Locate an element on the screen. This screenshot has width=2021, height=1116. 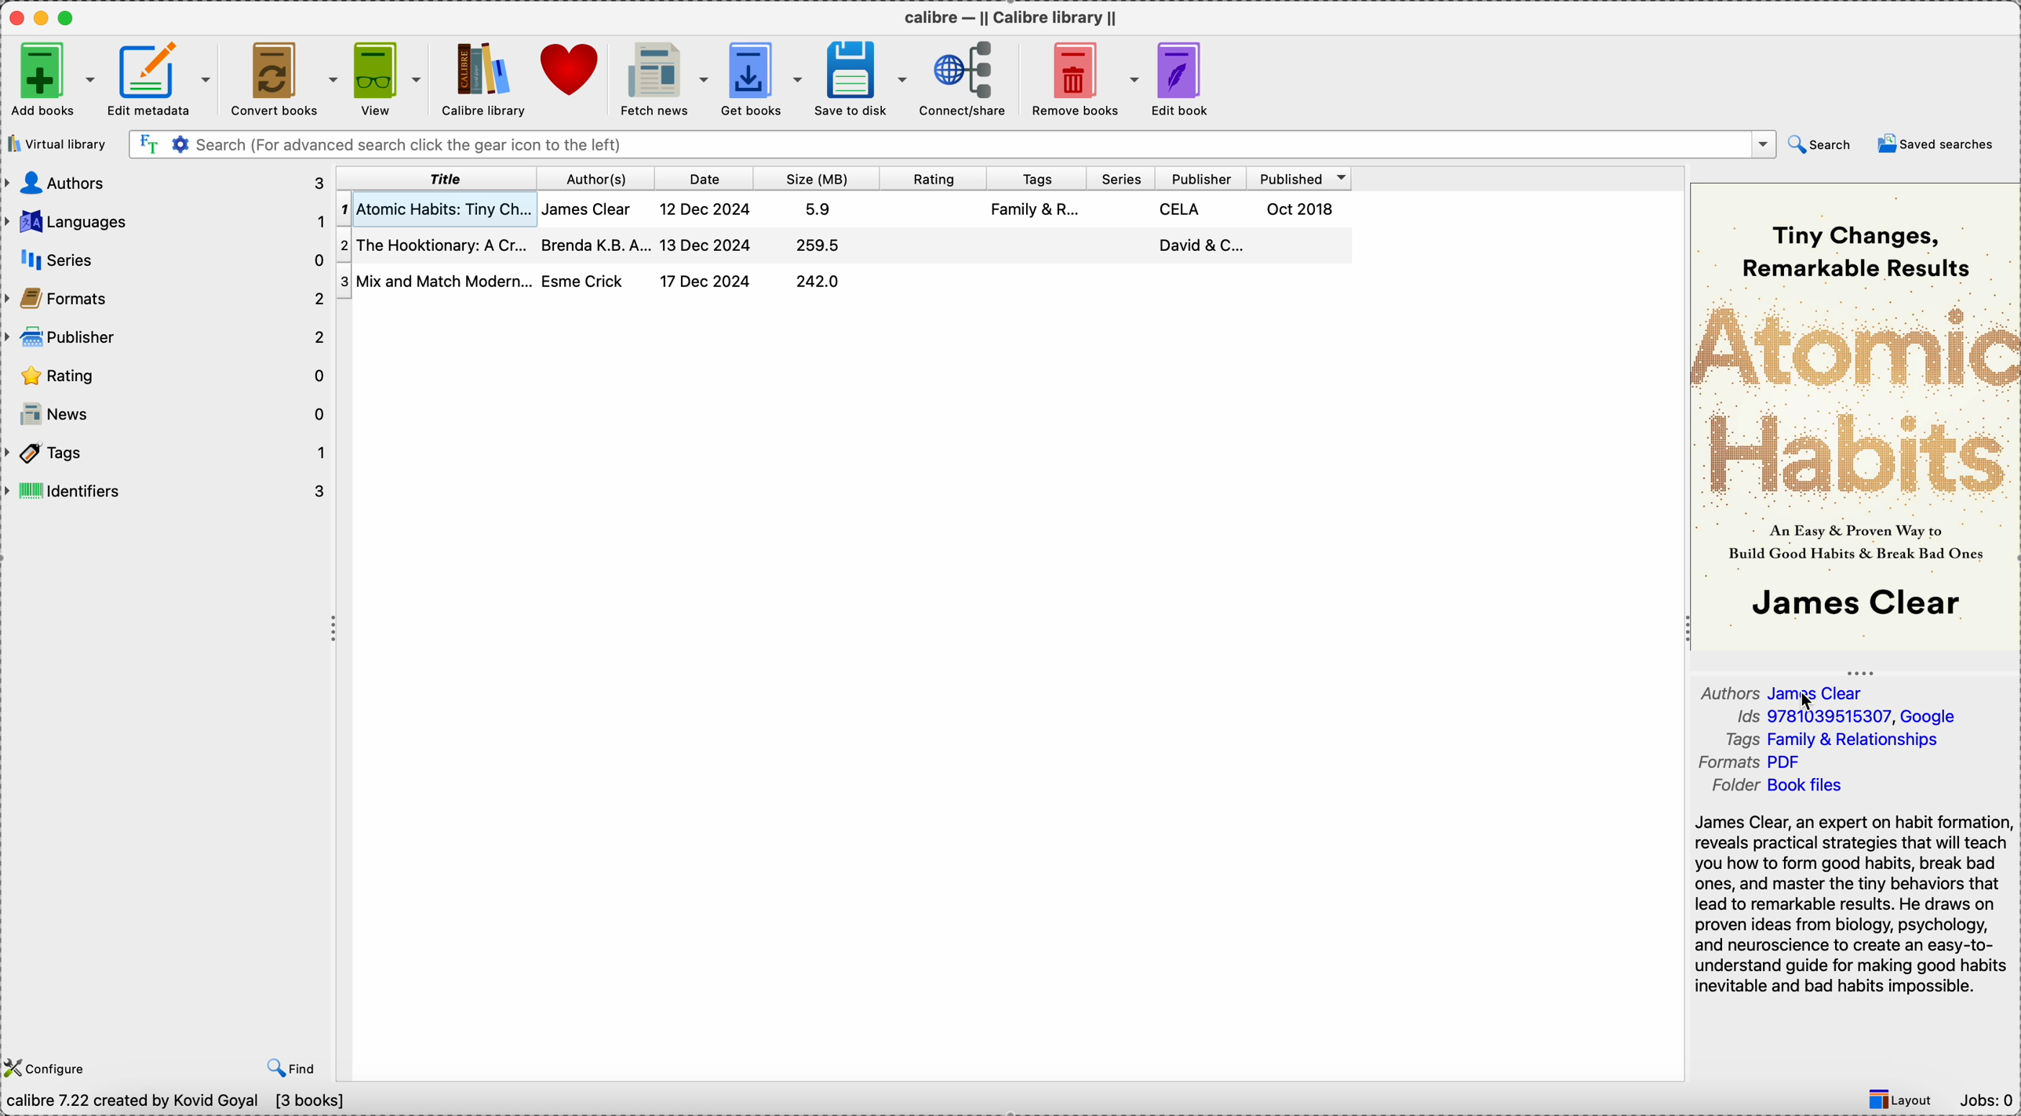
Tags Family & Relationships is located at coordinates (1829, 740).